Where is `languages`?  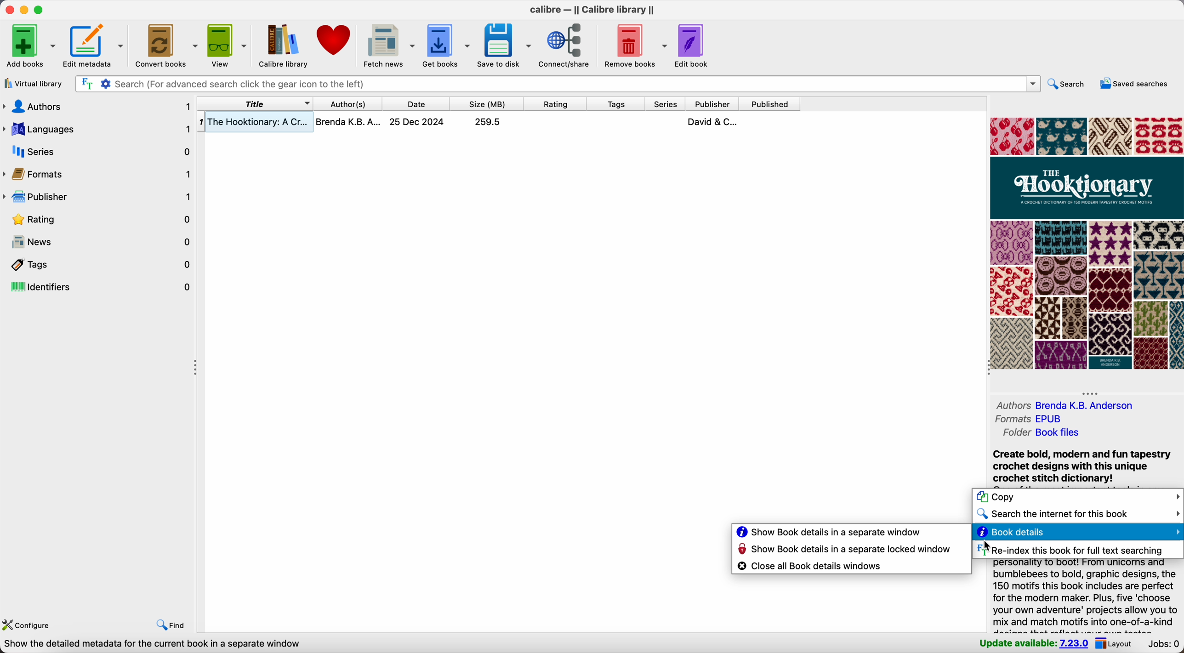
languages is located at coordinates (97, 127).